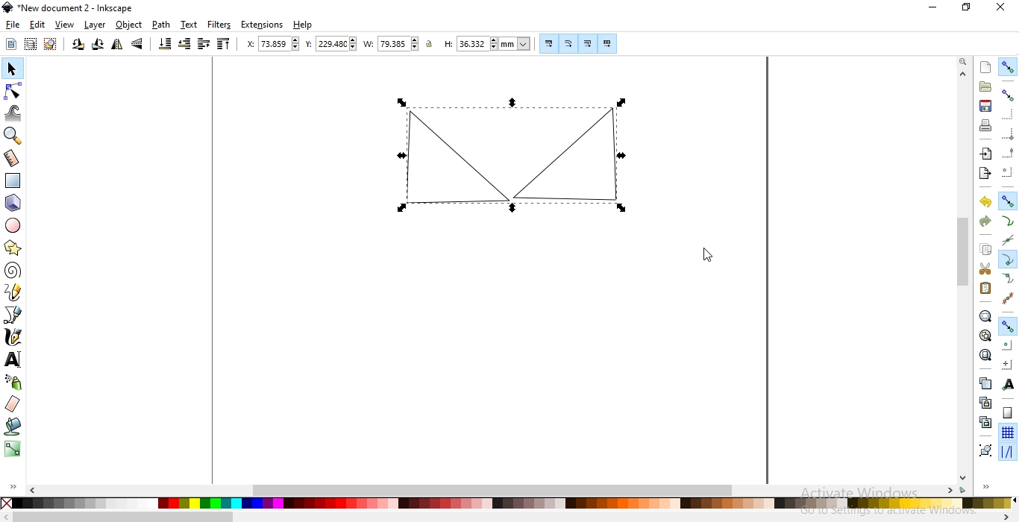  Describe the element at coordinates (50, 45) in the screenshot. I see `deselect any selected objects or nodes` at that location.